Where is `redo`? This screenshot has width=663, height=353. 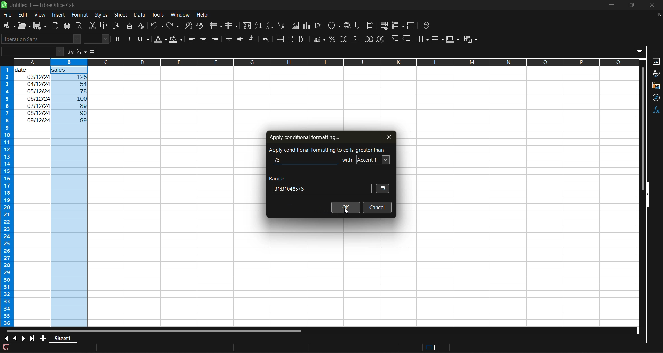 redo is located at coordinates (174, 26).